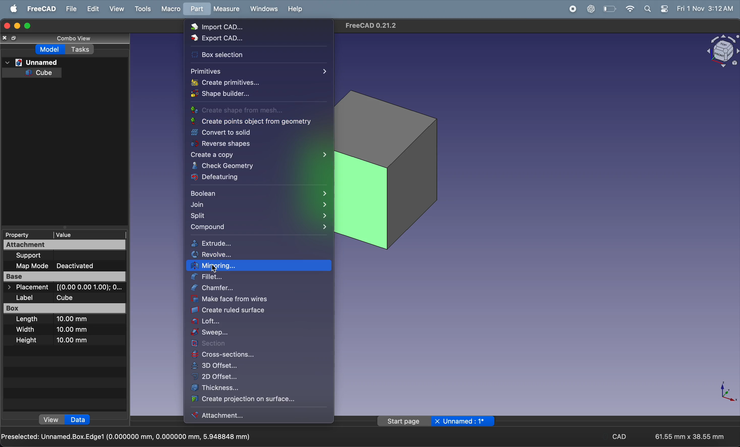  What do you see at coordinates (41, 9) in the screenshot?
I see `freecad` at bounding box center [41, 9].